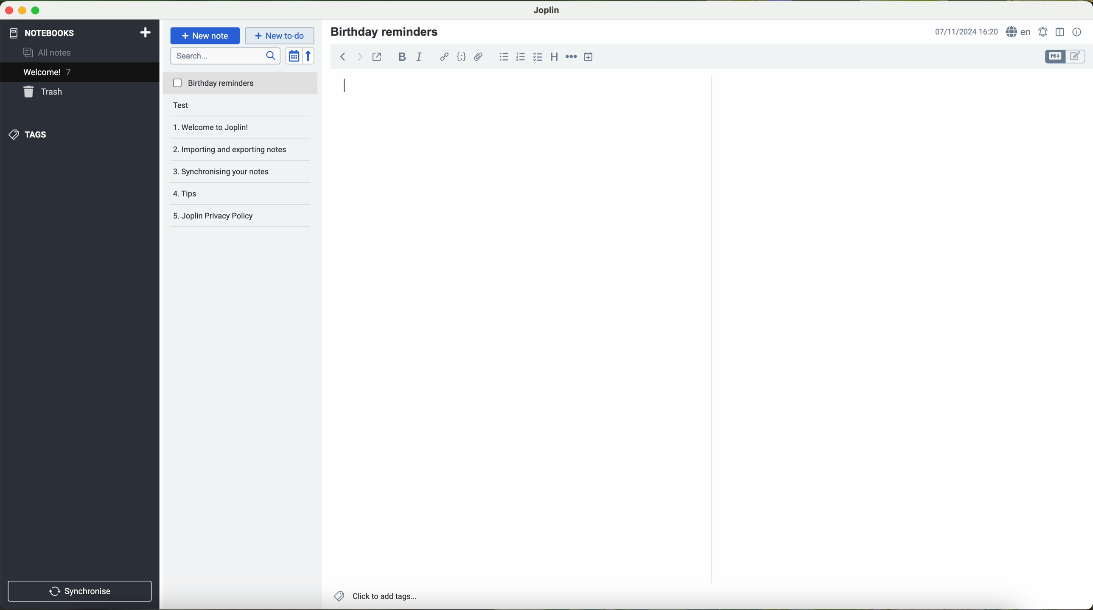 The width and height of the screenshot is (1093, 610). I want to click on welcome 6, so click(48, 73).